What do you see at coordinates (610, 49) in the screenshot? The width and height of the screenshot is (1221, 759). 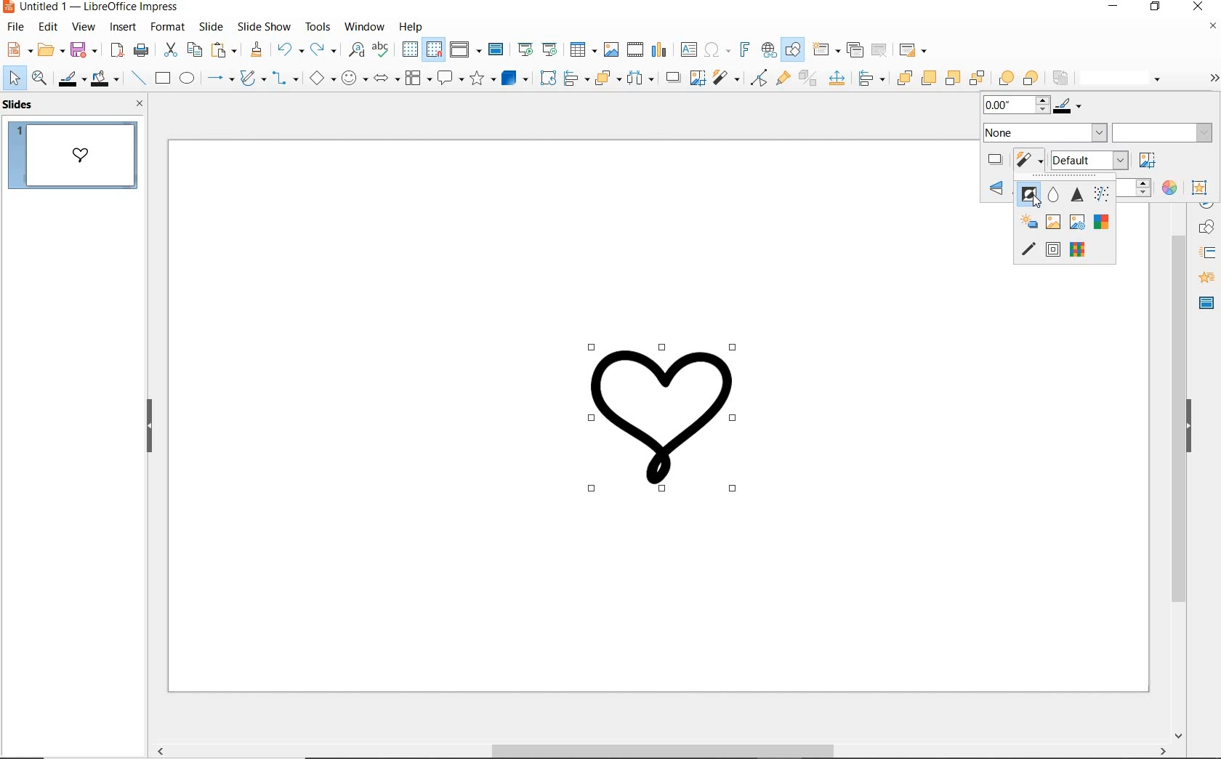 I see `insert image` at bounding box center [610, 49].